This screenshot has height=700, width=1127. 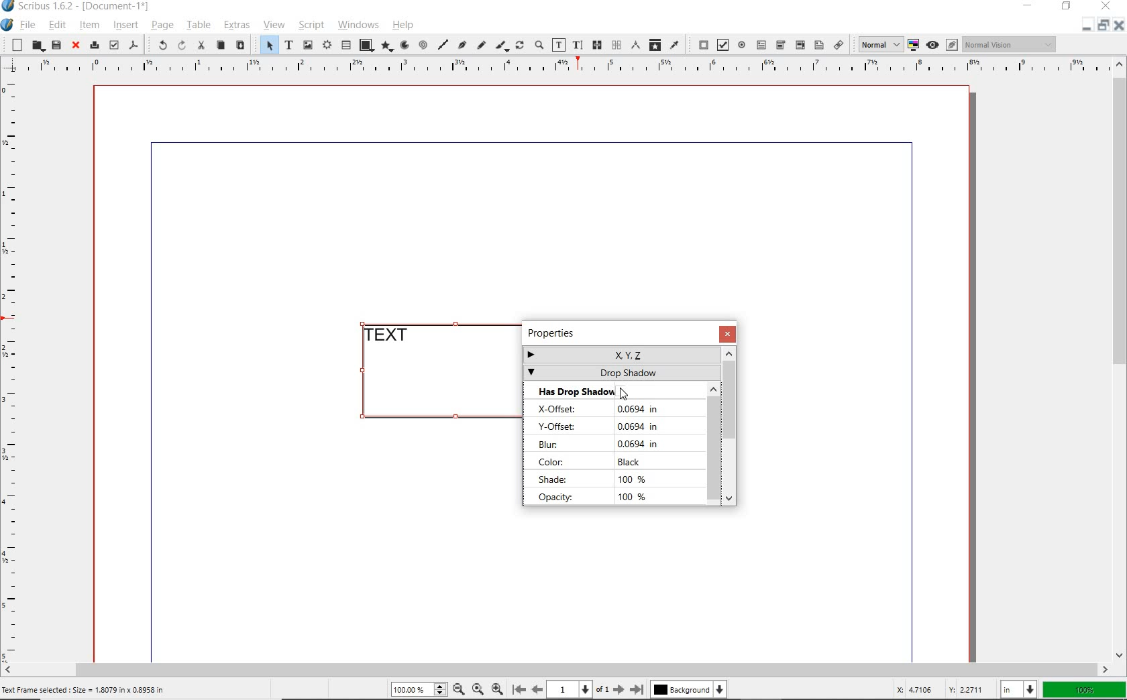 What do you see at coordinates (311, 24) in the screenshot?
I see `script` at bounding box center [311, 24].